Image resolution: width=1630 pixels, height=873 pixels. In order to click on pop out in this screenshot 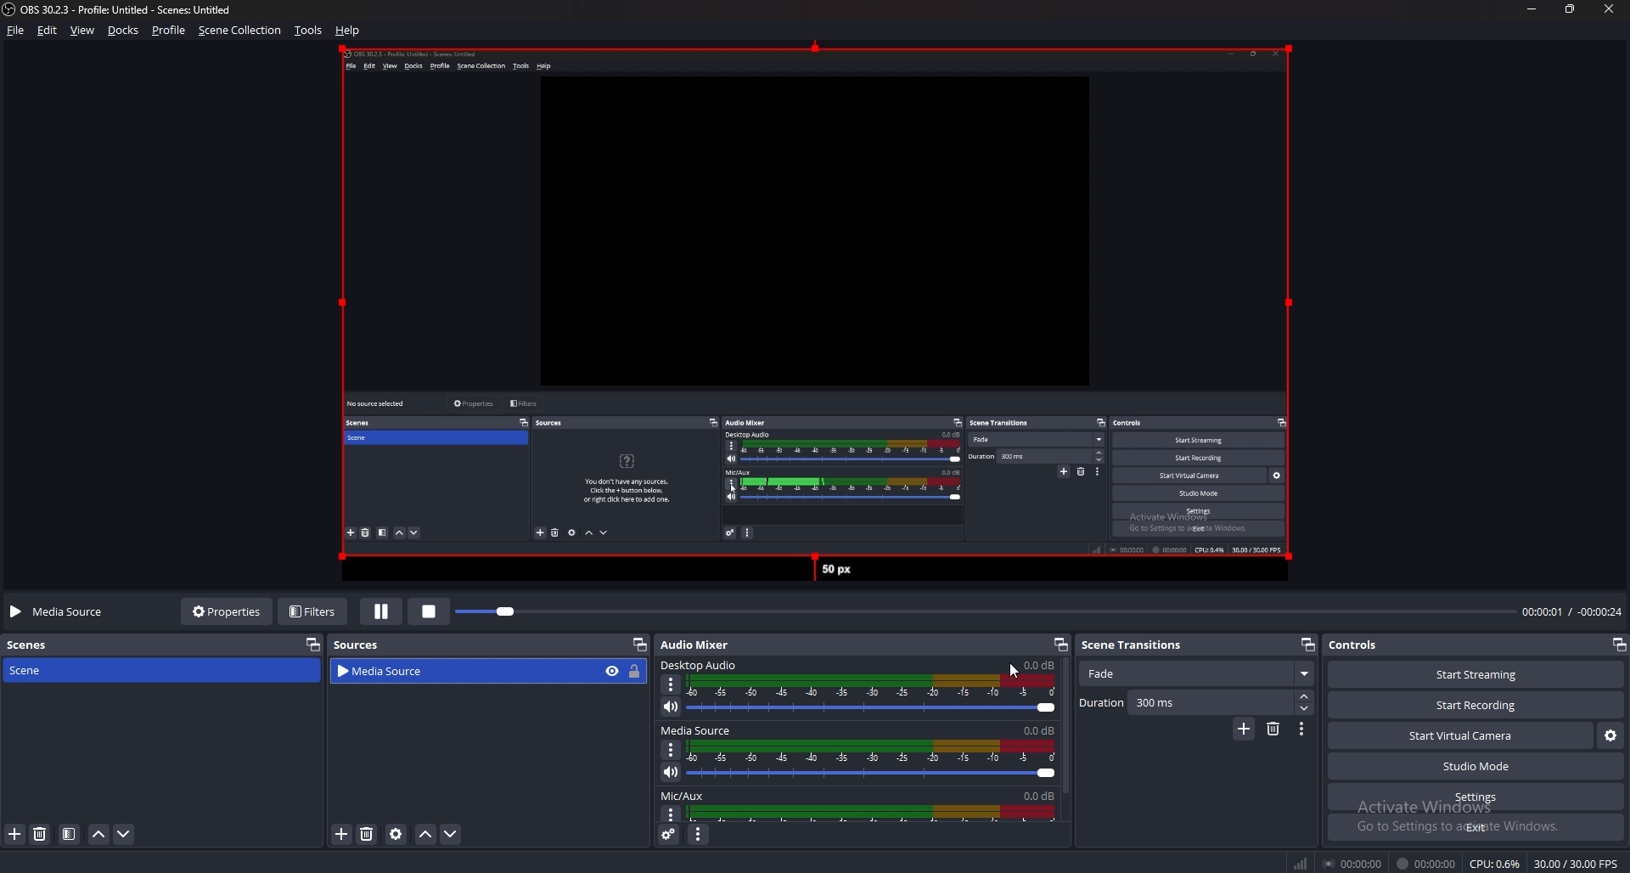, I will do `click(1618, 646)`.